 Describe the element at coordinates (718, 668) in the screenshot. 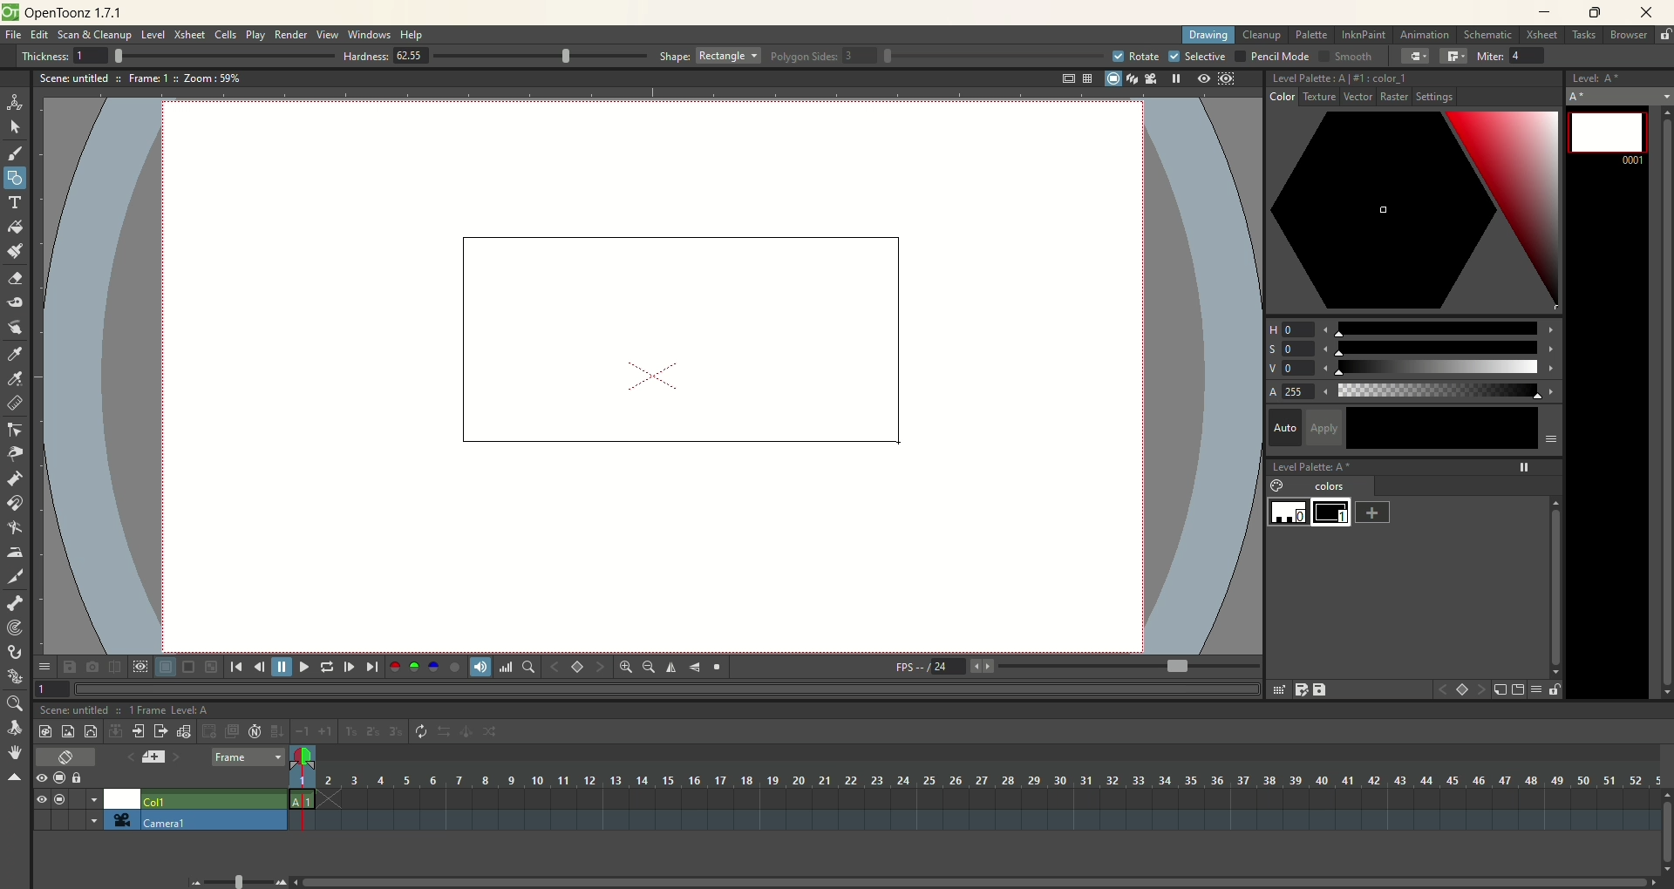

I see `reset view` at that location.